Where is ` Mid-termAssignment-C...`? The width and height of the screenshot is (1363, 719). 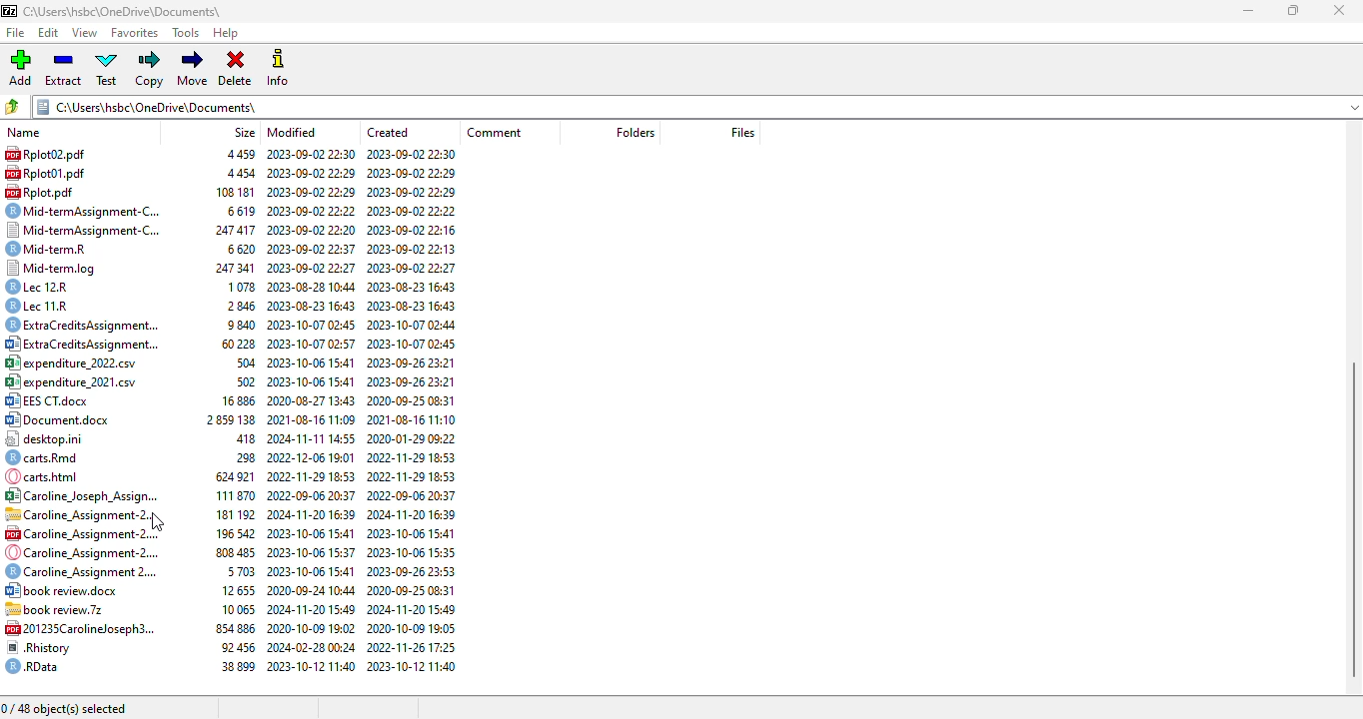
 Mid-termAssignment-C... is located at coordinates (84, 230).